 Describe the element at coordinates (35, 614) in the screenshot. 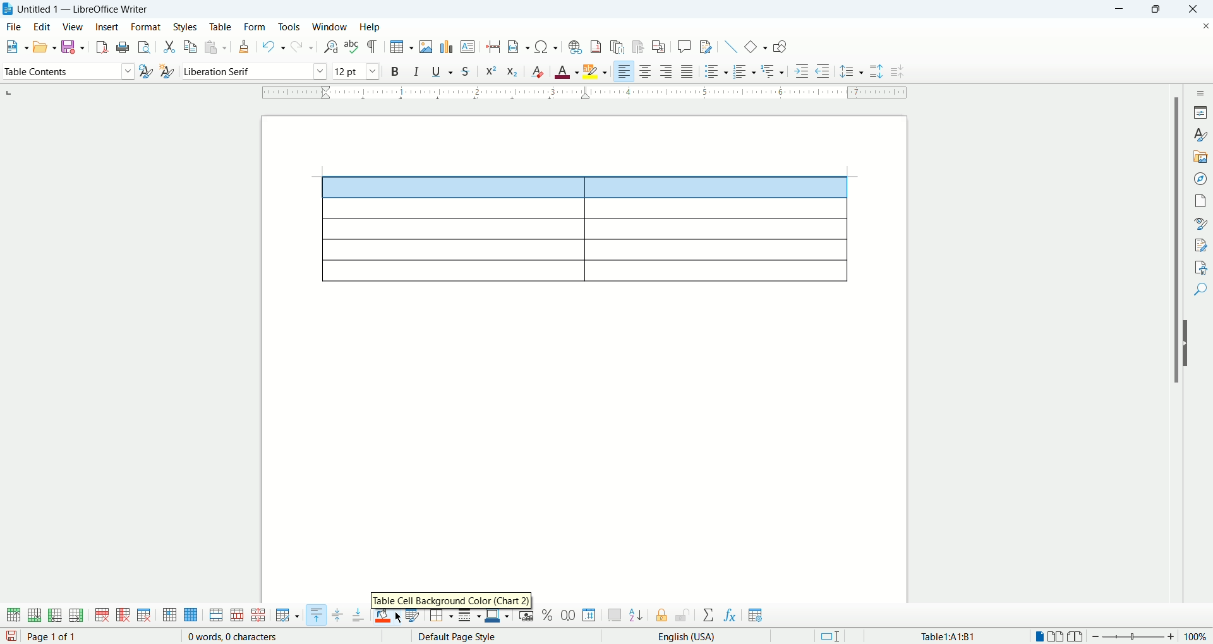

I see `insert row below` at that location.